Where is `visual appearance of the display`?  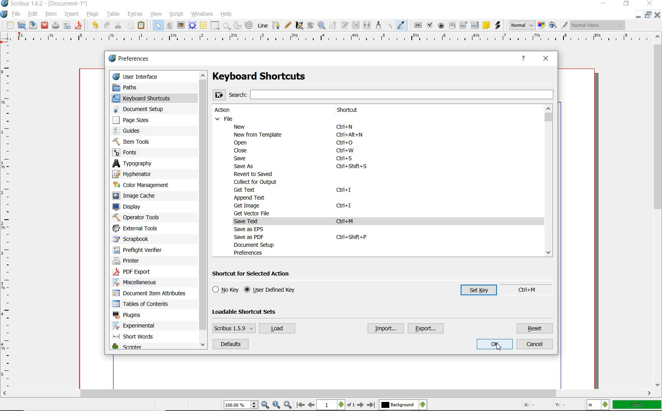 visual appearance of the display is located at coordinates (598, 25).